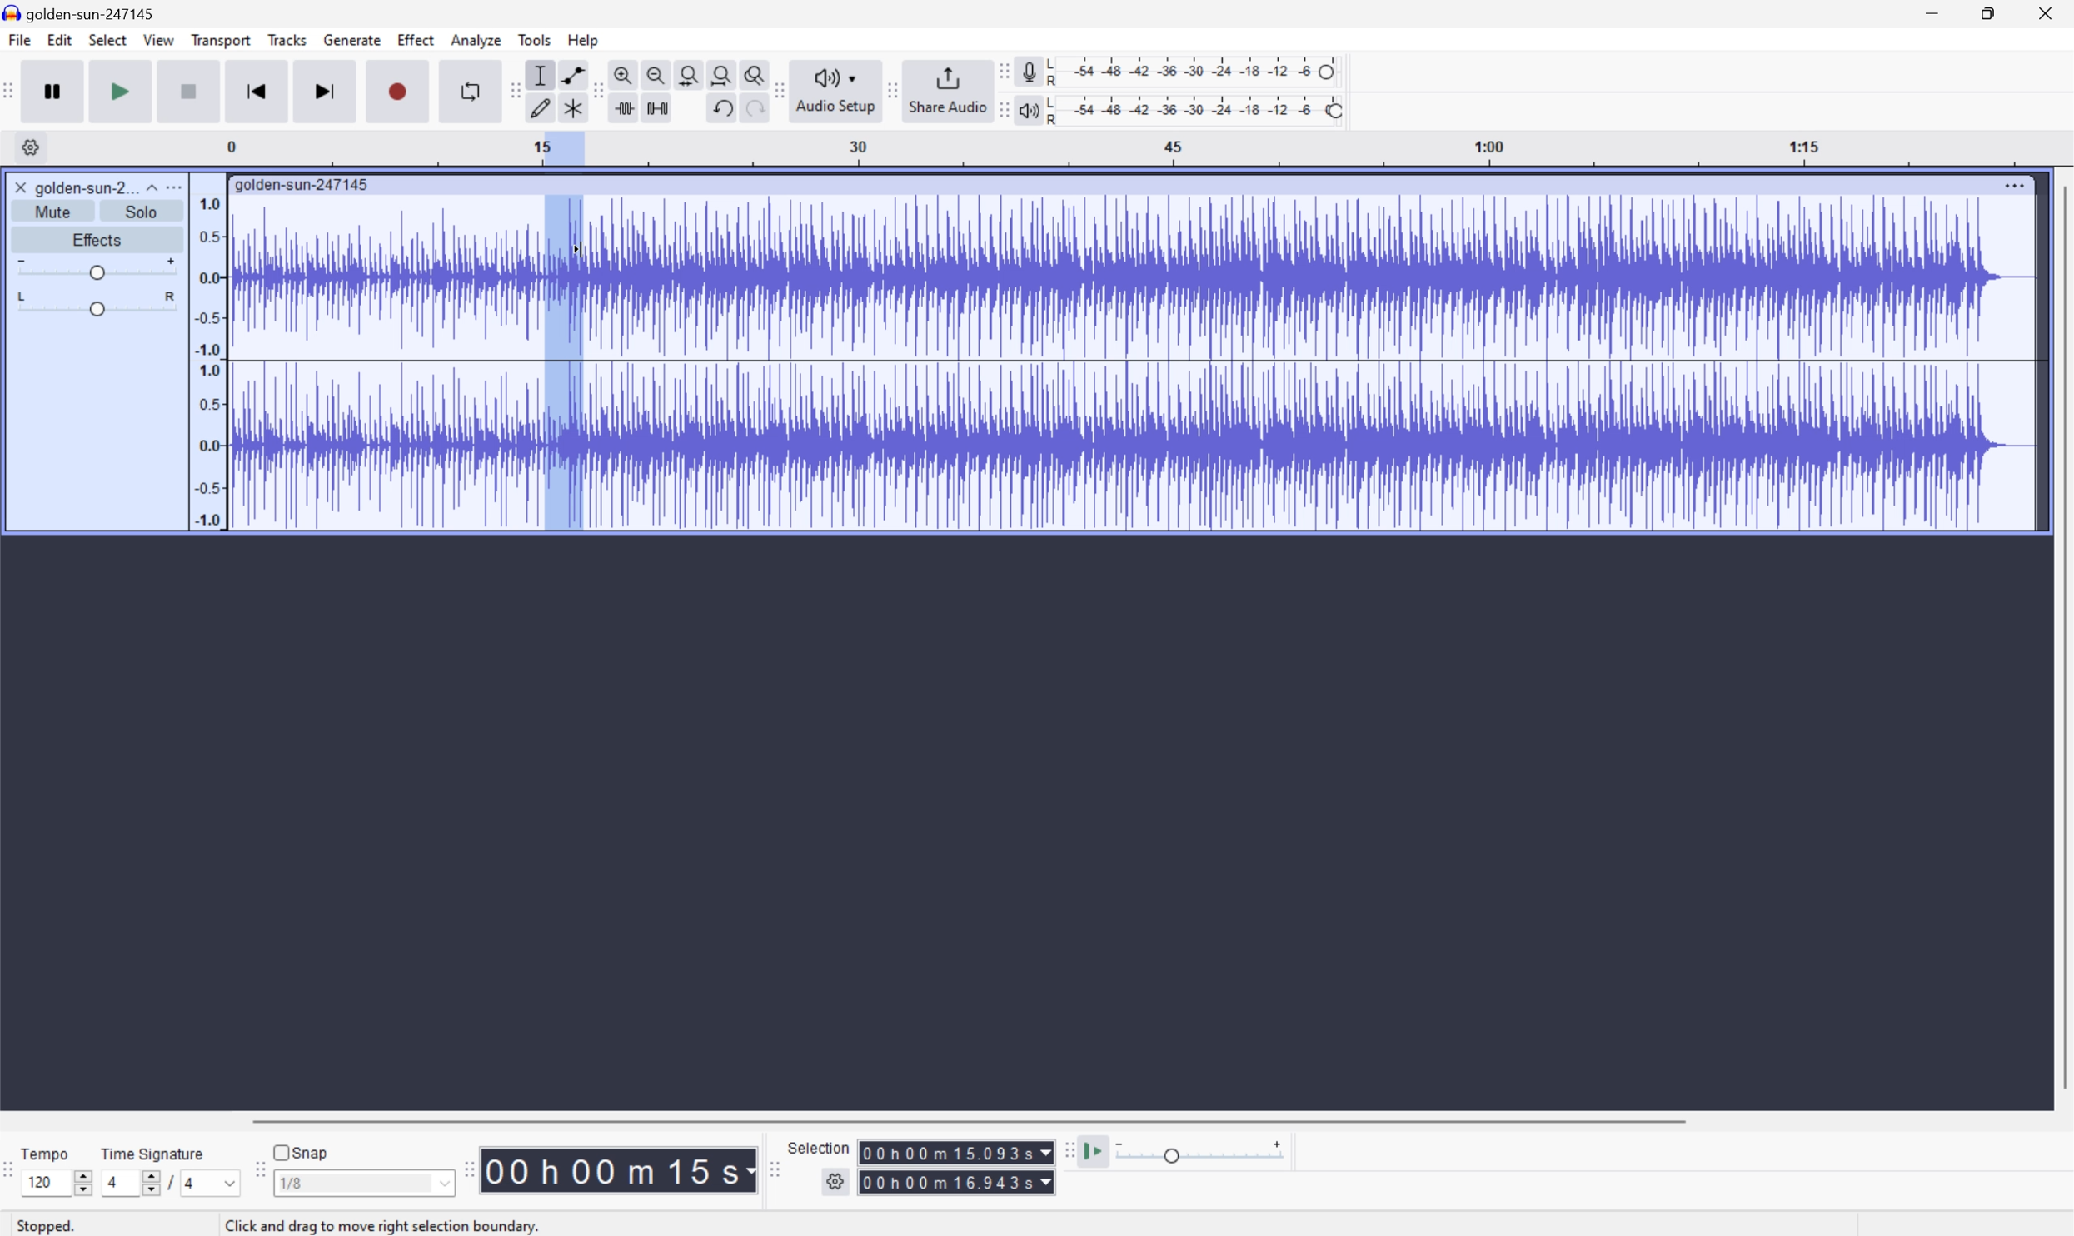 The image size is (2074, 1236). Describe the element at coordinates (110, 1183) in the screenshot. I see `4` at that location.